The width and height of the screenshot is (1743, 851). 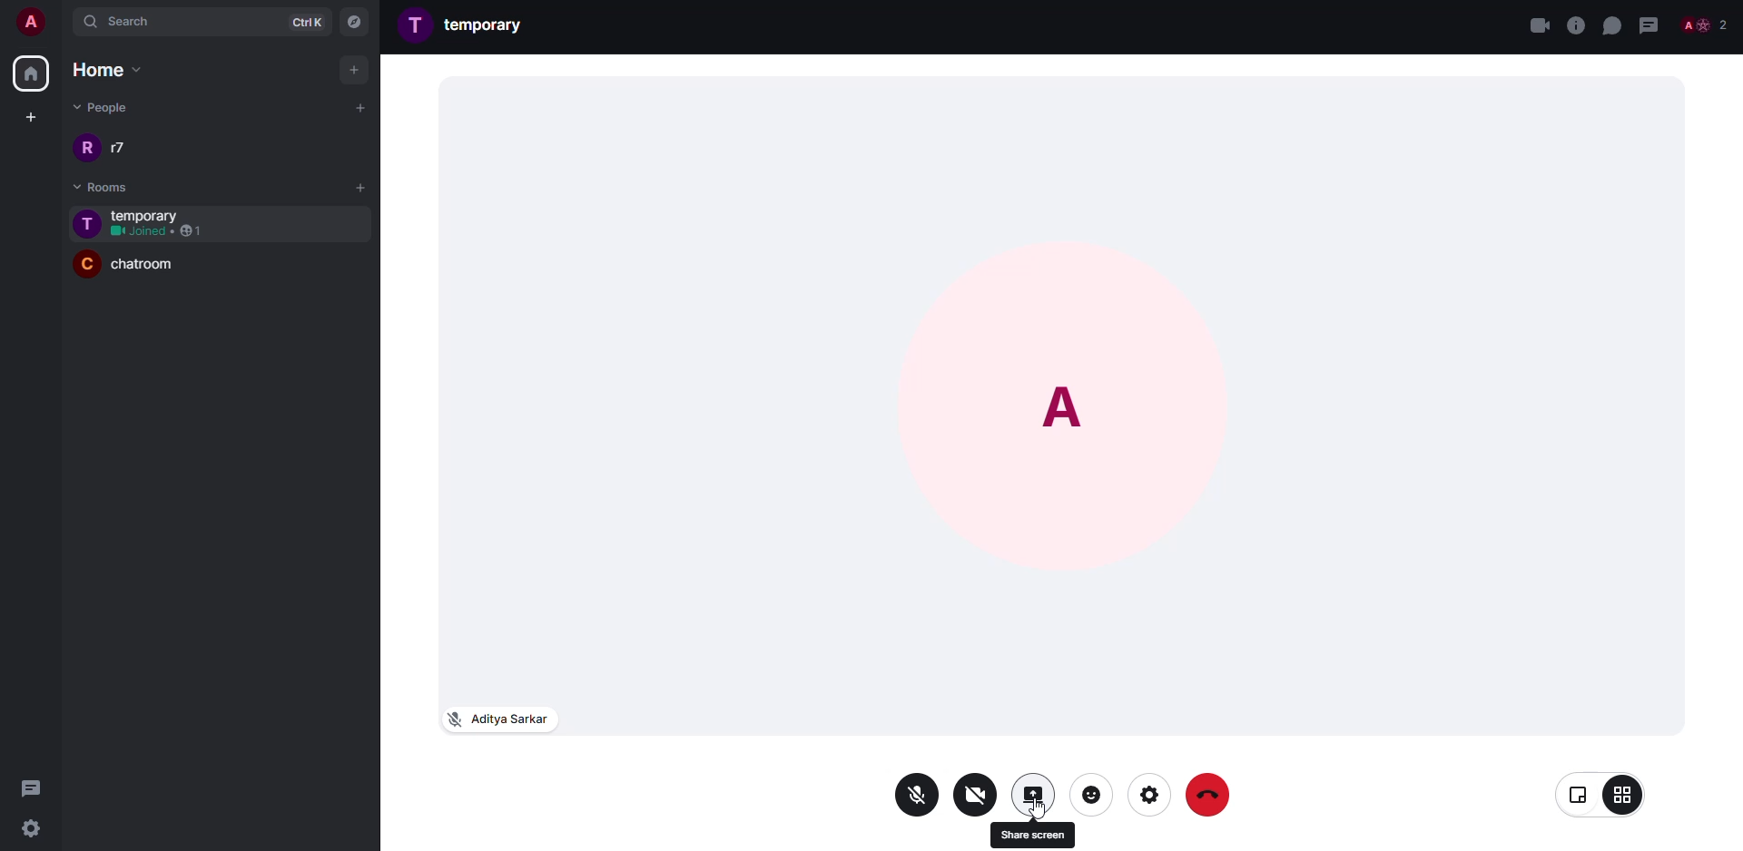 I want to click on end call, so click(x=1212, y=796).